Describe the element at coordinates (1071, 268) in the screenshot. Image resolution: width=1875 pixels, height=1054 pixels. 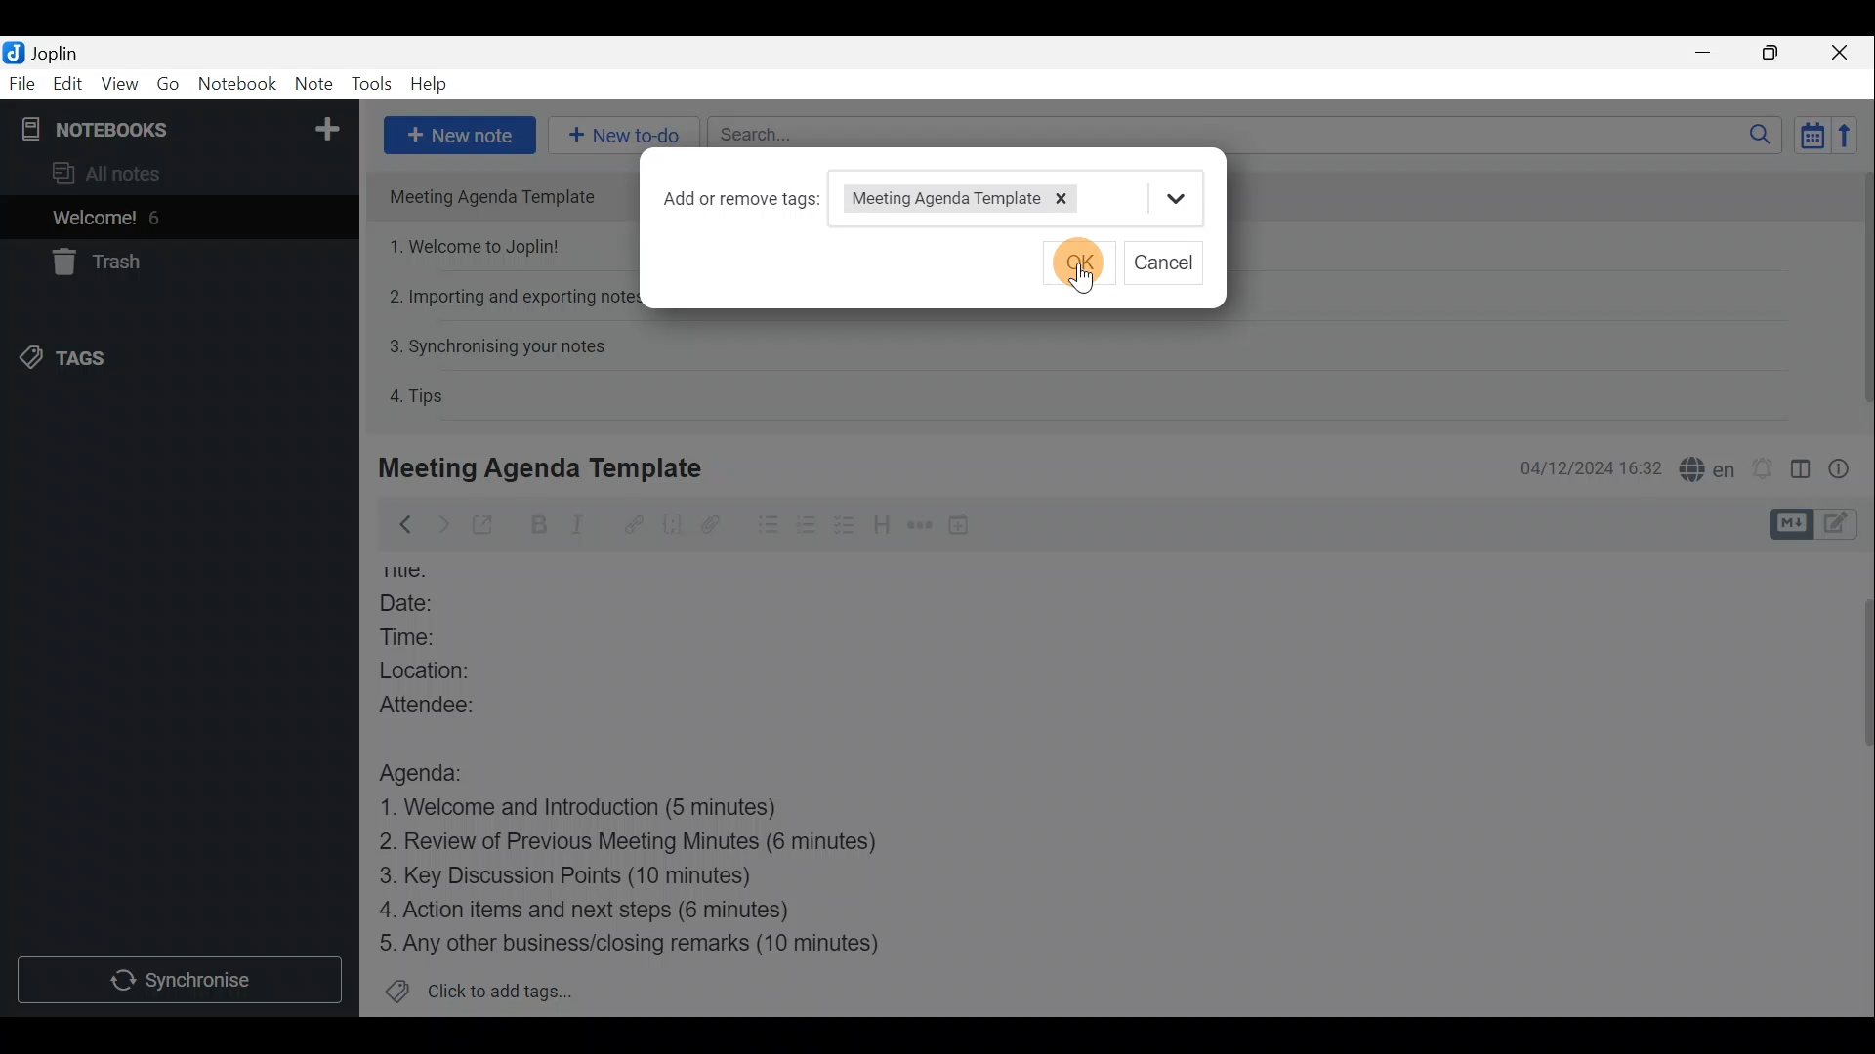
I see `cursor` at that location.